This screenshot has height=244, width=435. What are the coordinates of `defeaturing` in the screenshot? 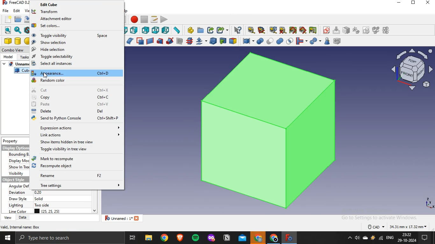 It's located at (339, 41).